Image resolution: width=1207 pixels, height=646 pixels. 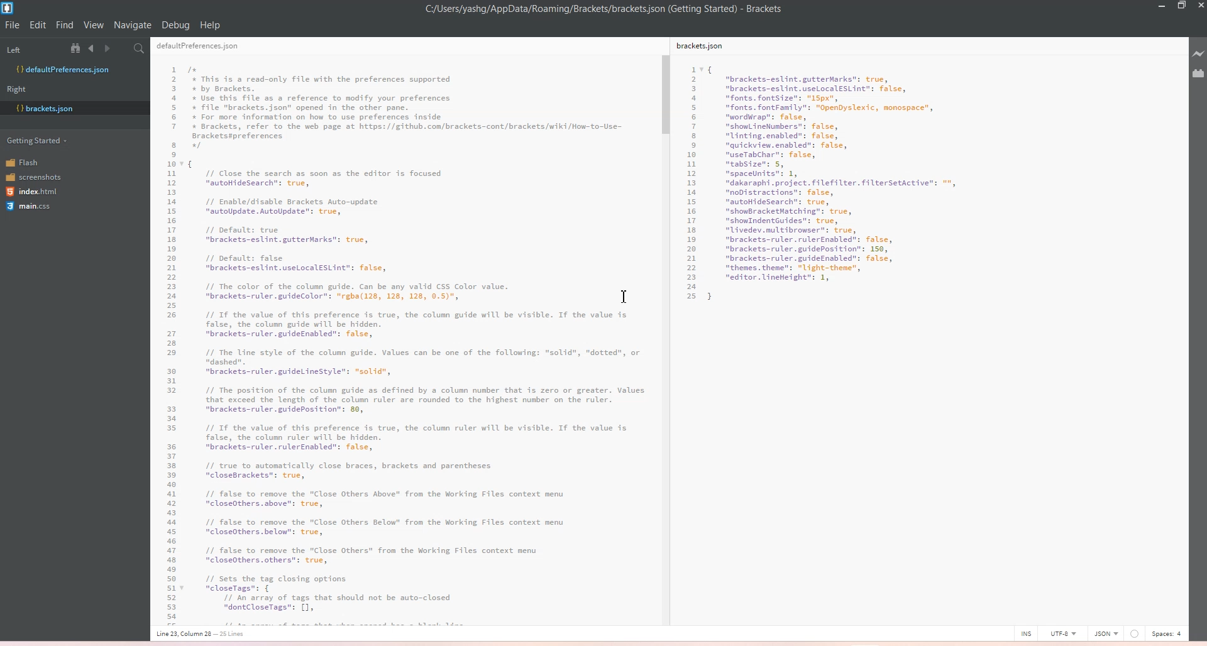 I want to click on Debug, so click(x=175, y=25).